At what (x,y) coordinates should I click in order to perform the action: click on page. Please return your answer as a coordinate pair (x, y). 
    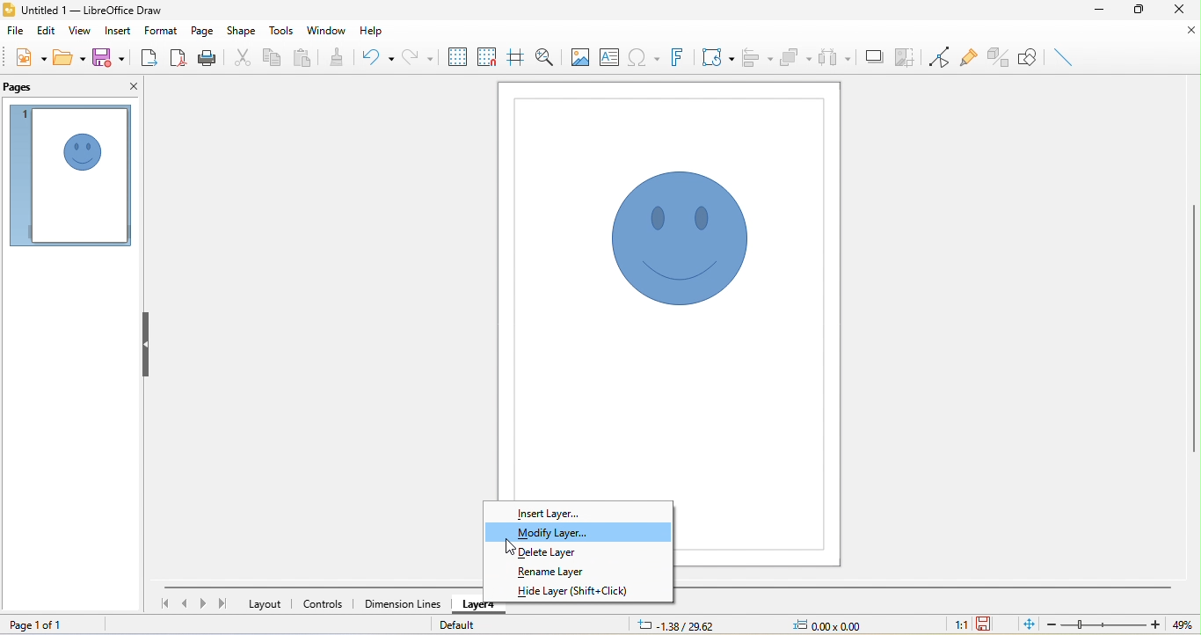
    Looking at the image, I should click on (201, 32).